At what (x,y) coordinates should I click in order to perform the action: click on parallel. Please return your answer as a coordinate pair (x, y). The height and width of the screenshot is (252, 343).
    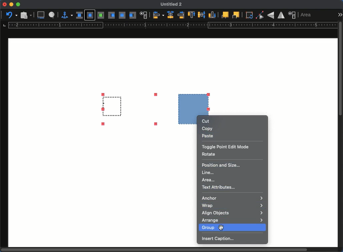
    Looking at the image, I should click on (90, 16).